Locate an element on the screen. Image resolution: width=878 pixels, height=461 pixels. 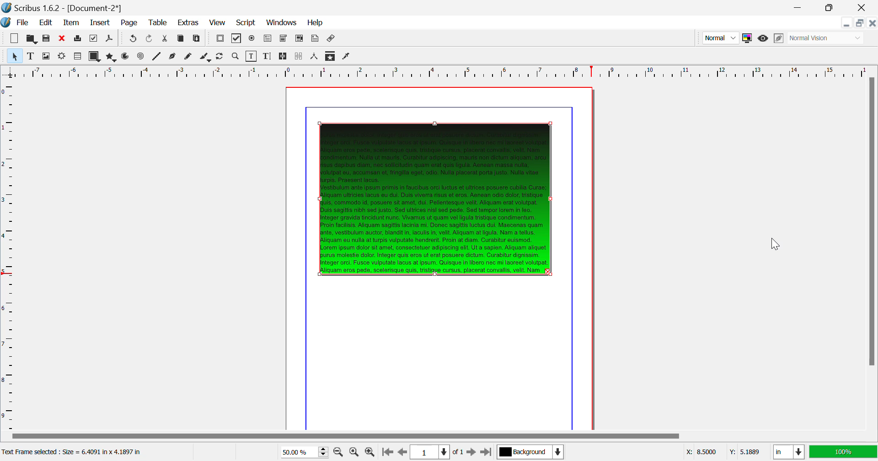
File is located at coordinates (16, 23).